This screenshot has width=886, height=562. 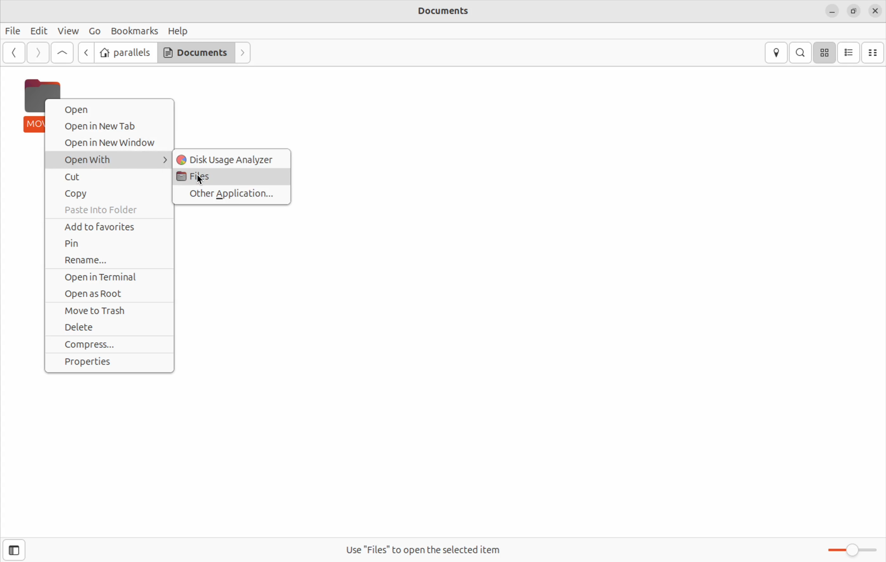 What do you see at coordinates (84, 52) in the screenshot?
I see `back` at bounding box center [84, 52].